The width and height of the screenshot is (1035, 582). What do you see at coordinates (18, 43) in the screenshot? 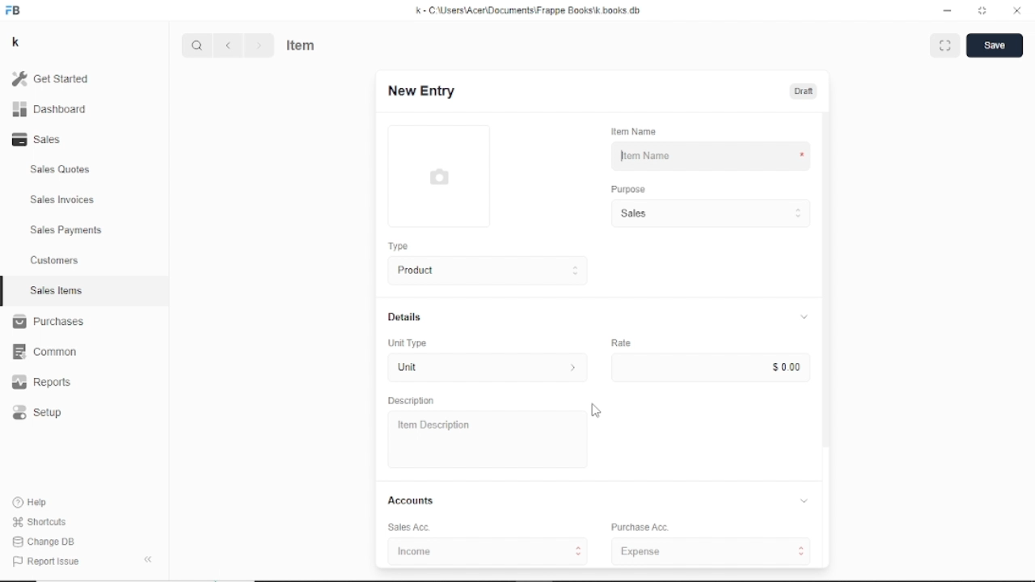
I see `k` at bounding box center [18, 43].